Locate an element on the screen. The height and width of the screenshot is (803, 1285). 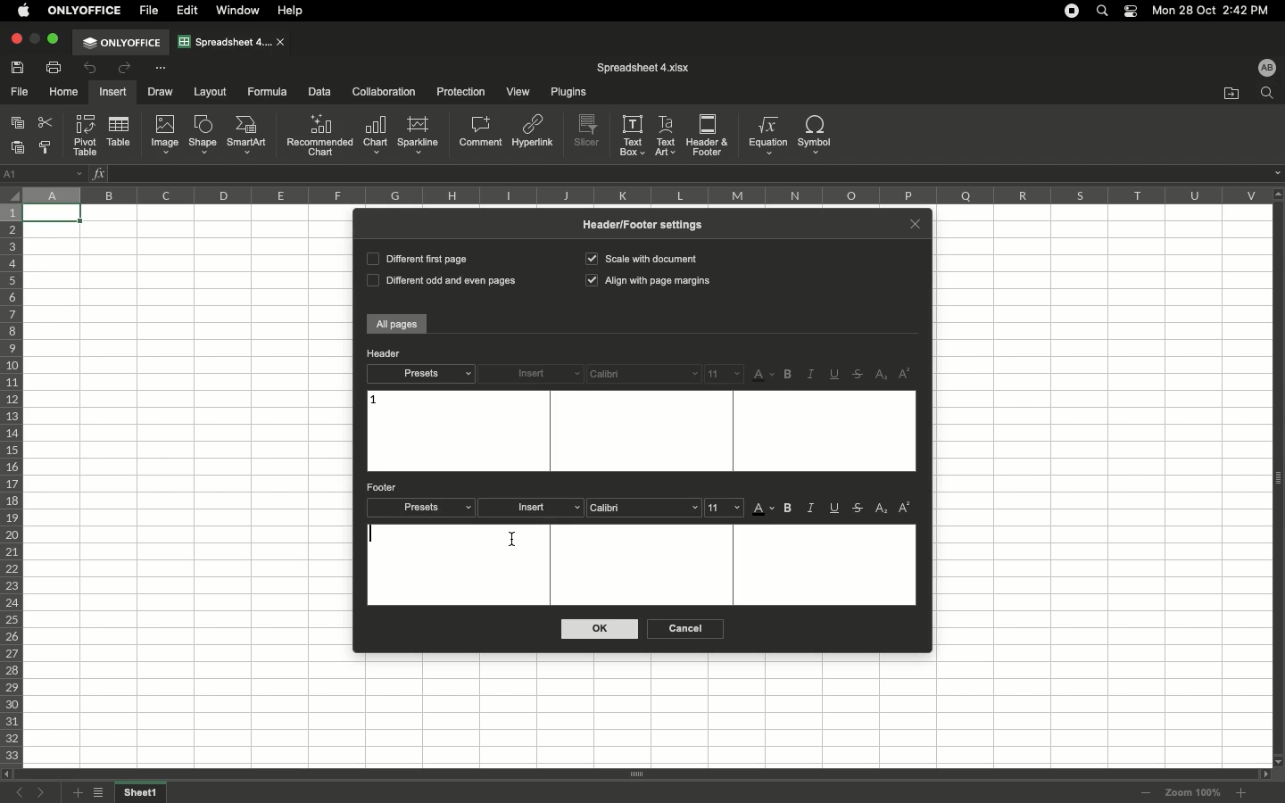
Equation is located at coordinates (766, 135).